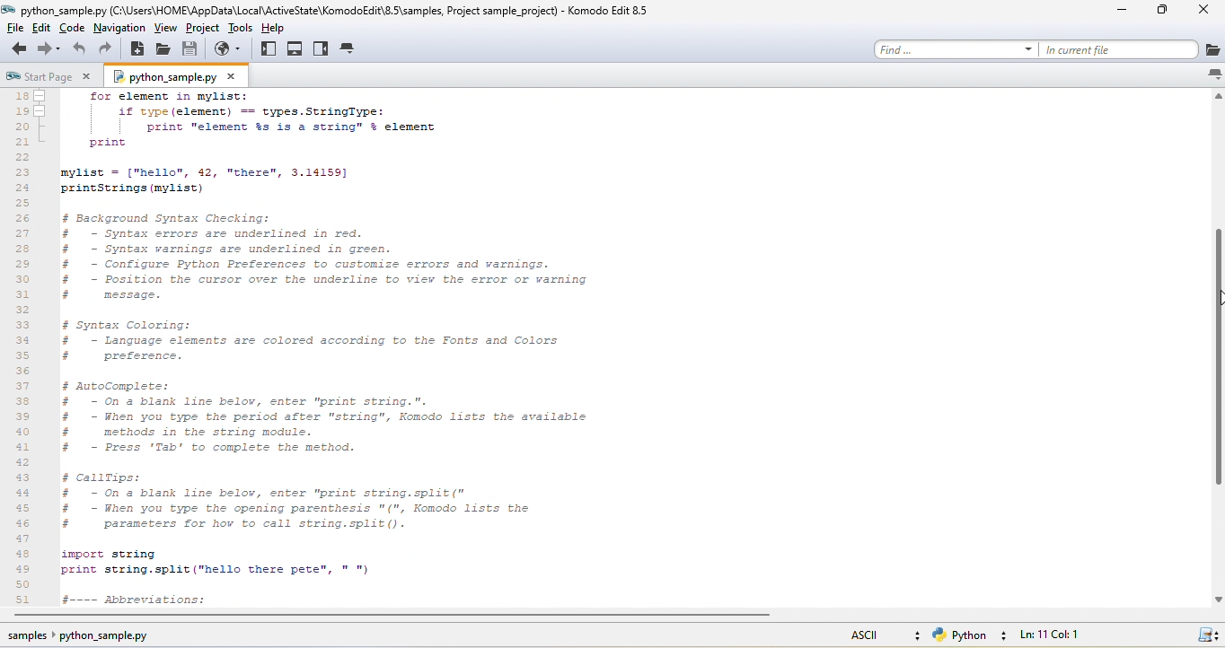  What do you see at coordinates (881, 633) in the screenshot?
I see `ascii` at bounding box center [881, 633].